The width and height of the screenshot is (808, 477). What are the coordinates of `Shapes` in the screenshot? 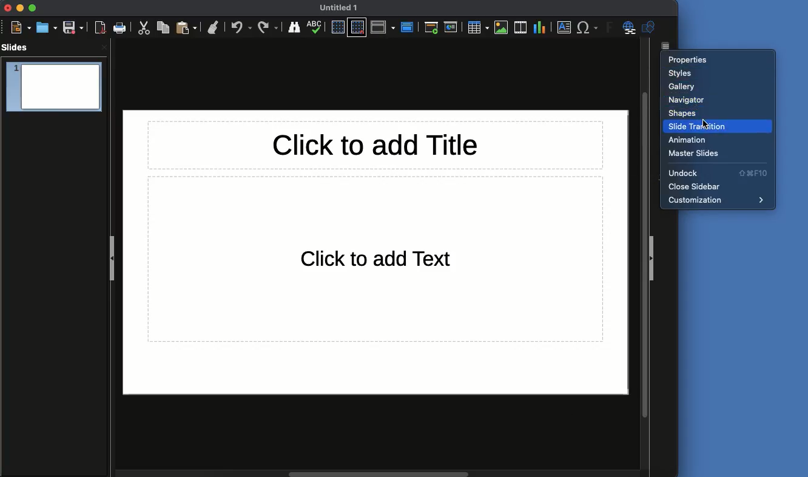 It's located at (650, 27).